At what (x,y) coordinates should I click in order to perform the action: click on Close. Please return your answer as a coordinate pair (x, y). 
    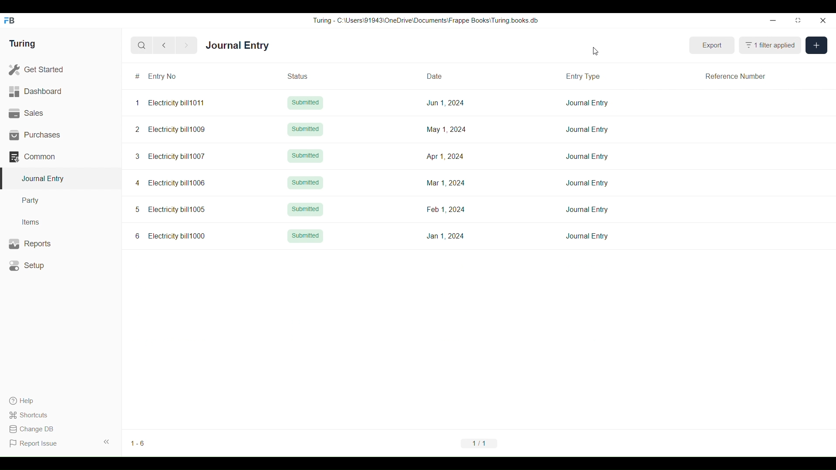
    Looking at the image, I should click on (823, 20).